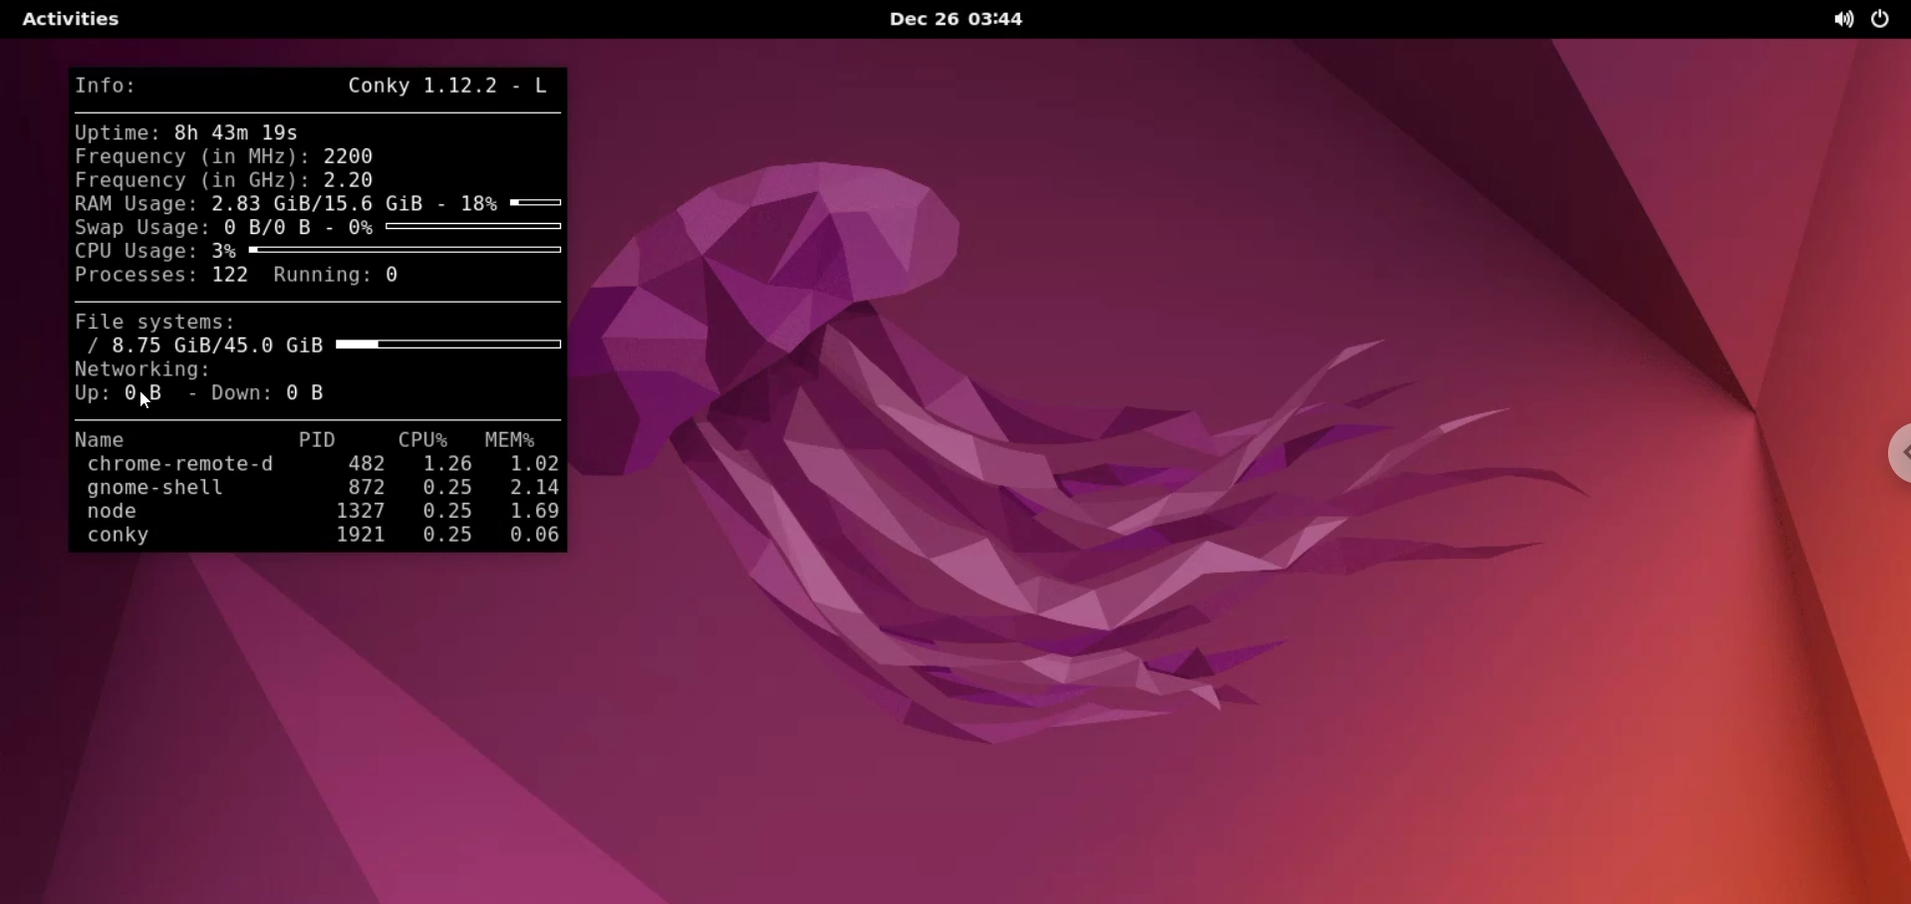 The height and width of the screenshot is (904, 1911). What do you see at coordinates (1882, 19) in the screenshot?
I see `power options` at bounding box center [1882, 19].